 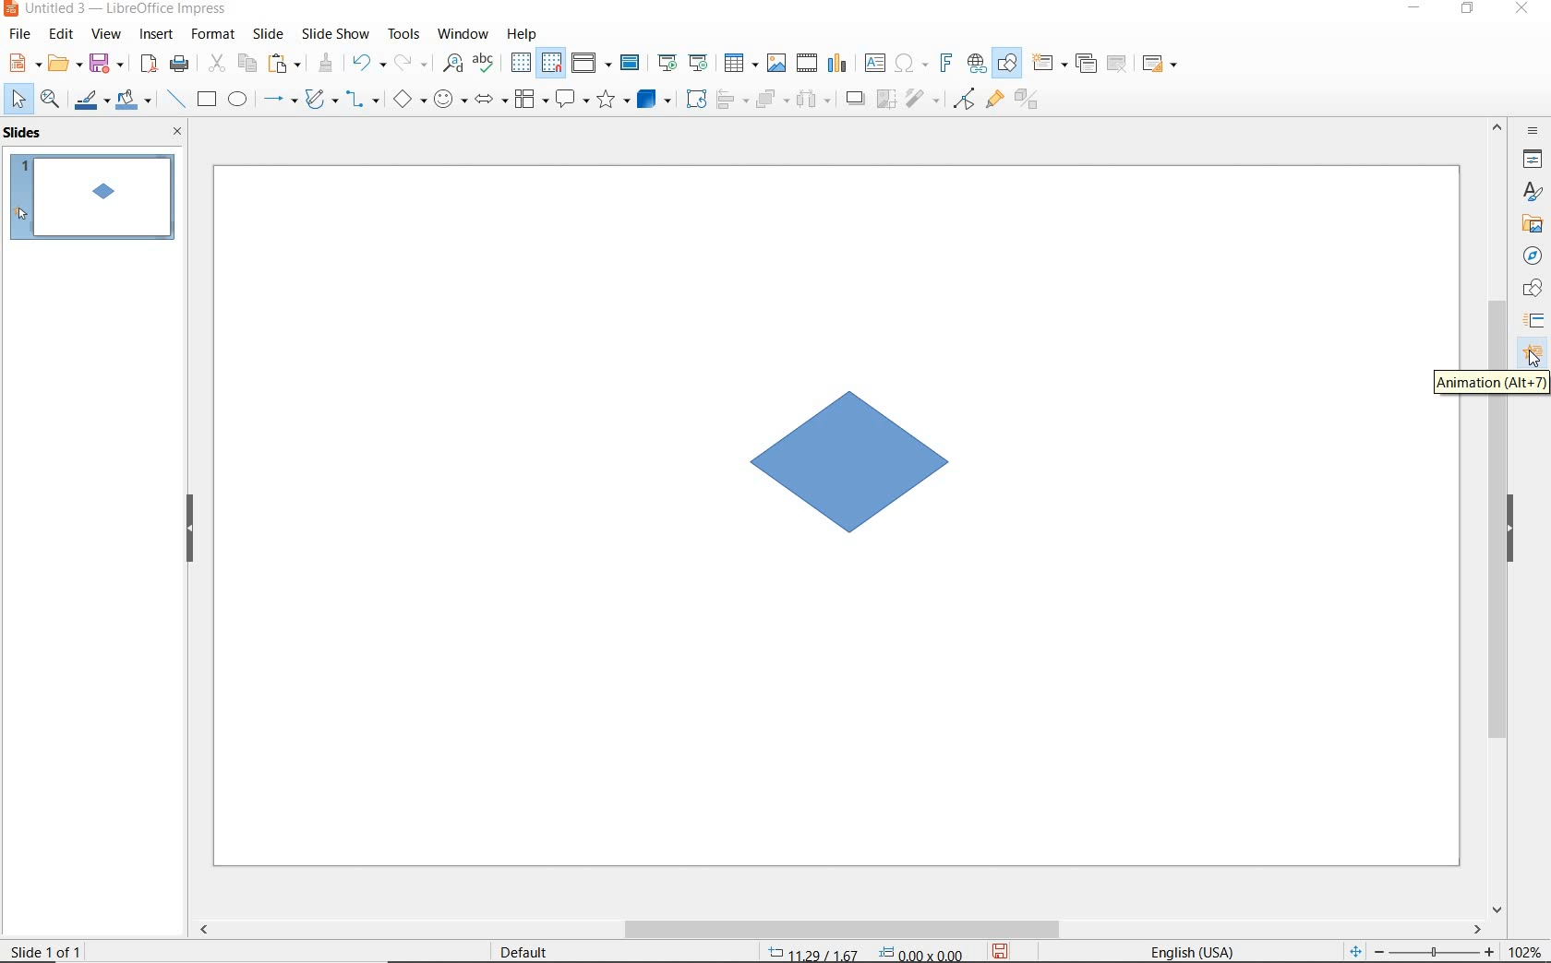 What do you see at coordinates (742, 64) in the screenshot?
I see `table` at bounding box center [742, 64].